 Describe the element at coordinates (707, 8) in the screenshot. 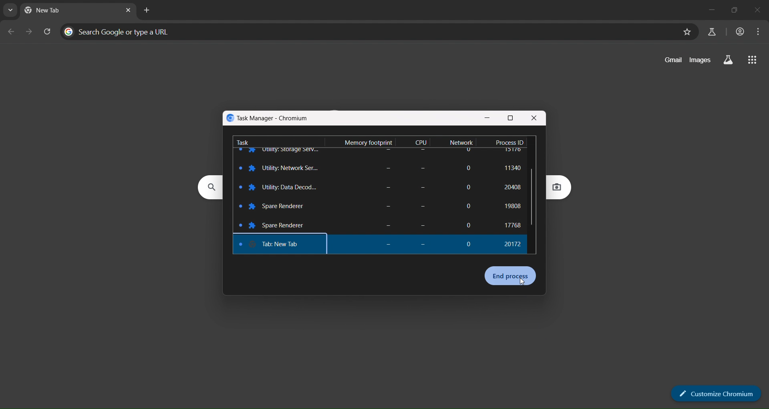

I see `minimize` at that location.